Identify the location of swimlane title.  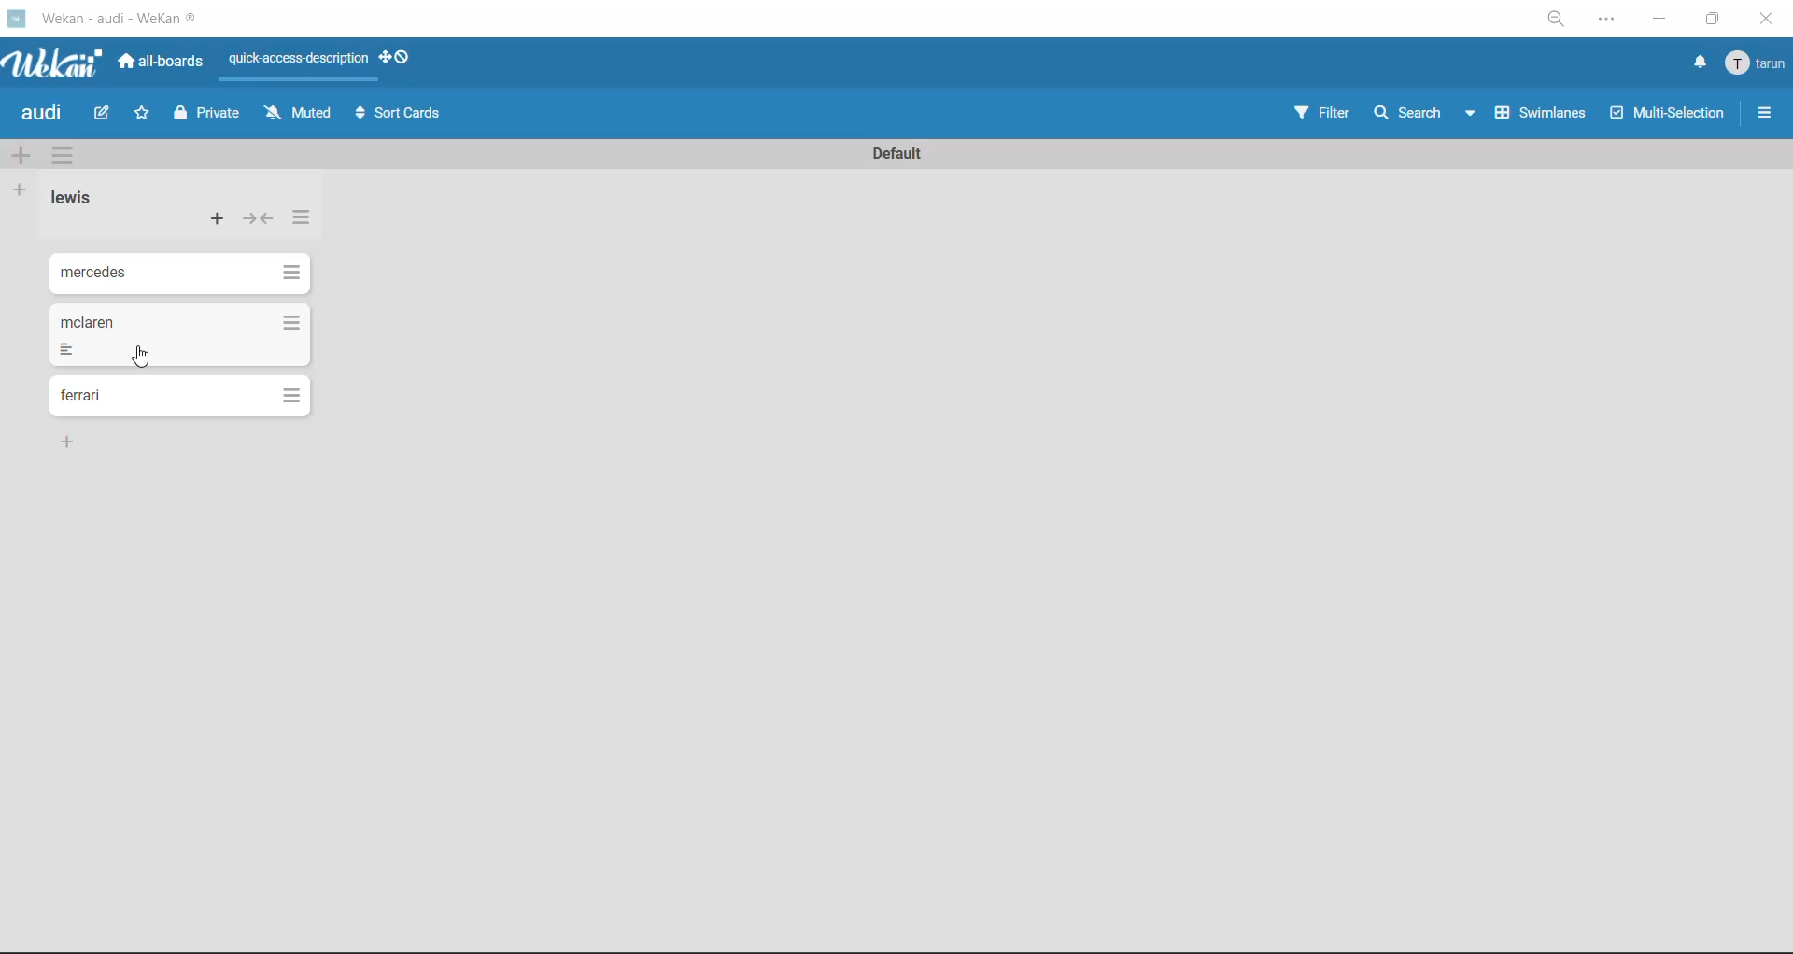
(896, 155).